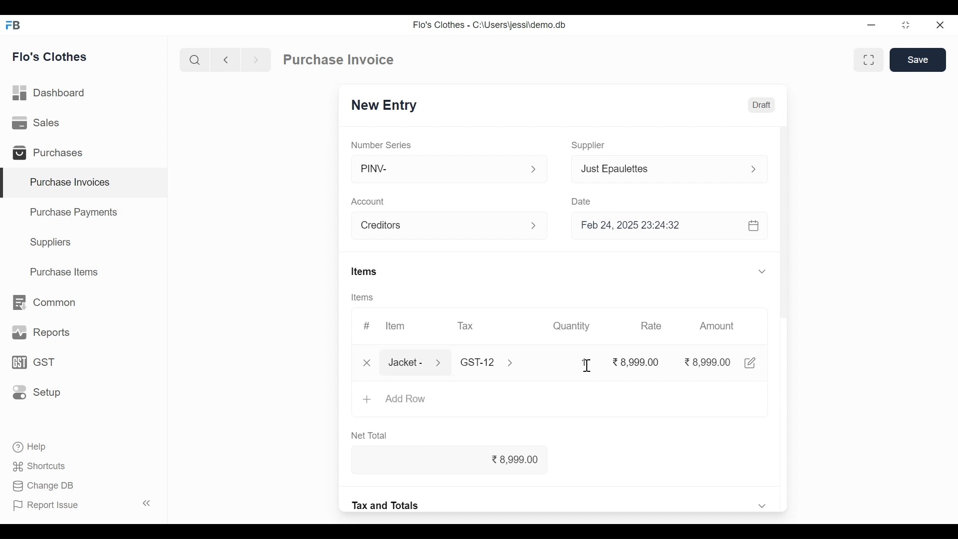 The width and height of the screenshot is (958, 539). Describe the element at coordinates (195, 59) in the screenshot. I see `Search` at that location.